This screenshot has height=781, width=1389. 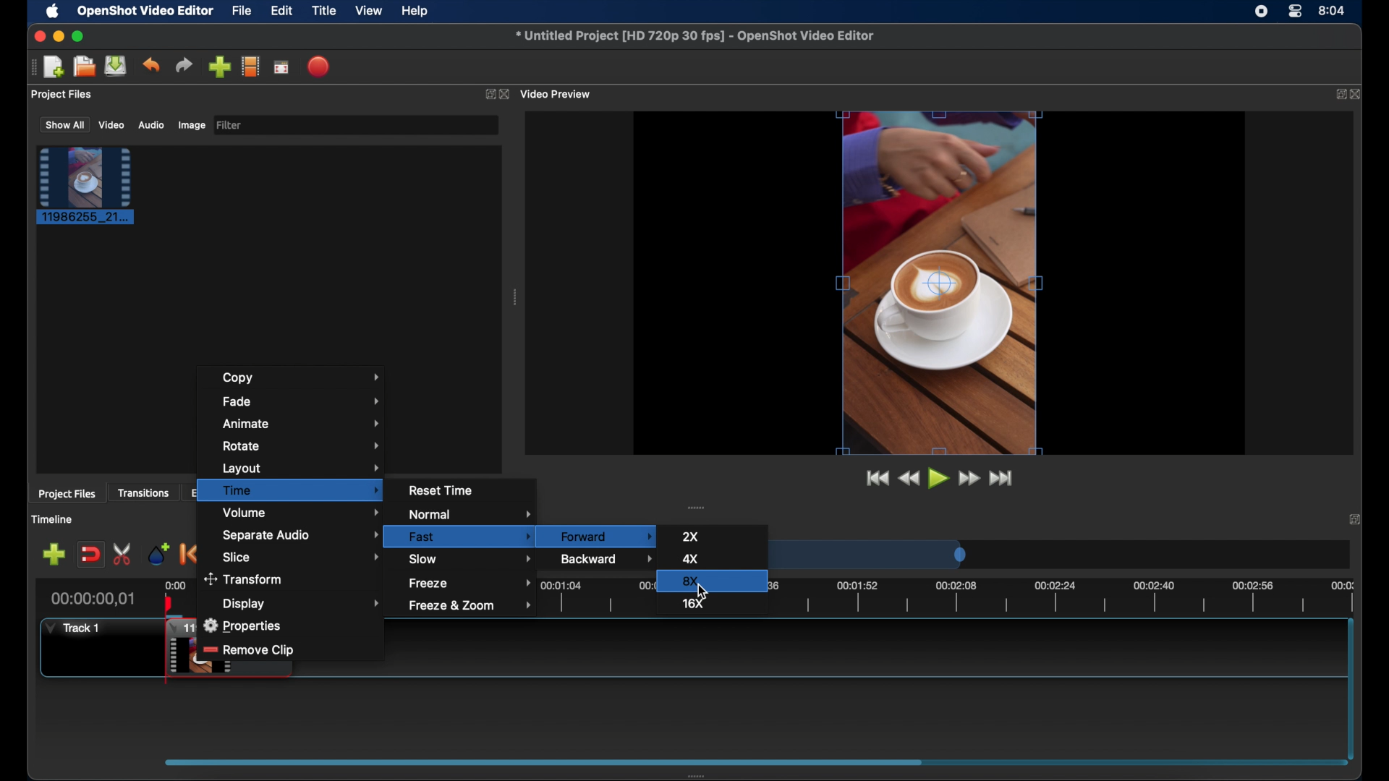 What do you see at coordinates (472, 605) in the screenshot?
I see `freeze and zoom menu` at bounding box center [472, 605].